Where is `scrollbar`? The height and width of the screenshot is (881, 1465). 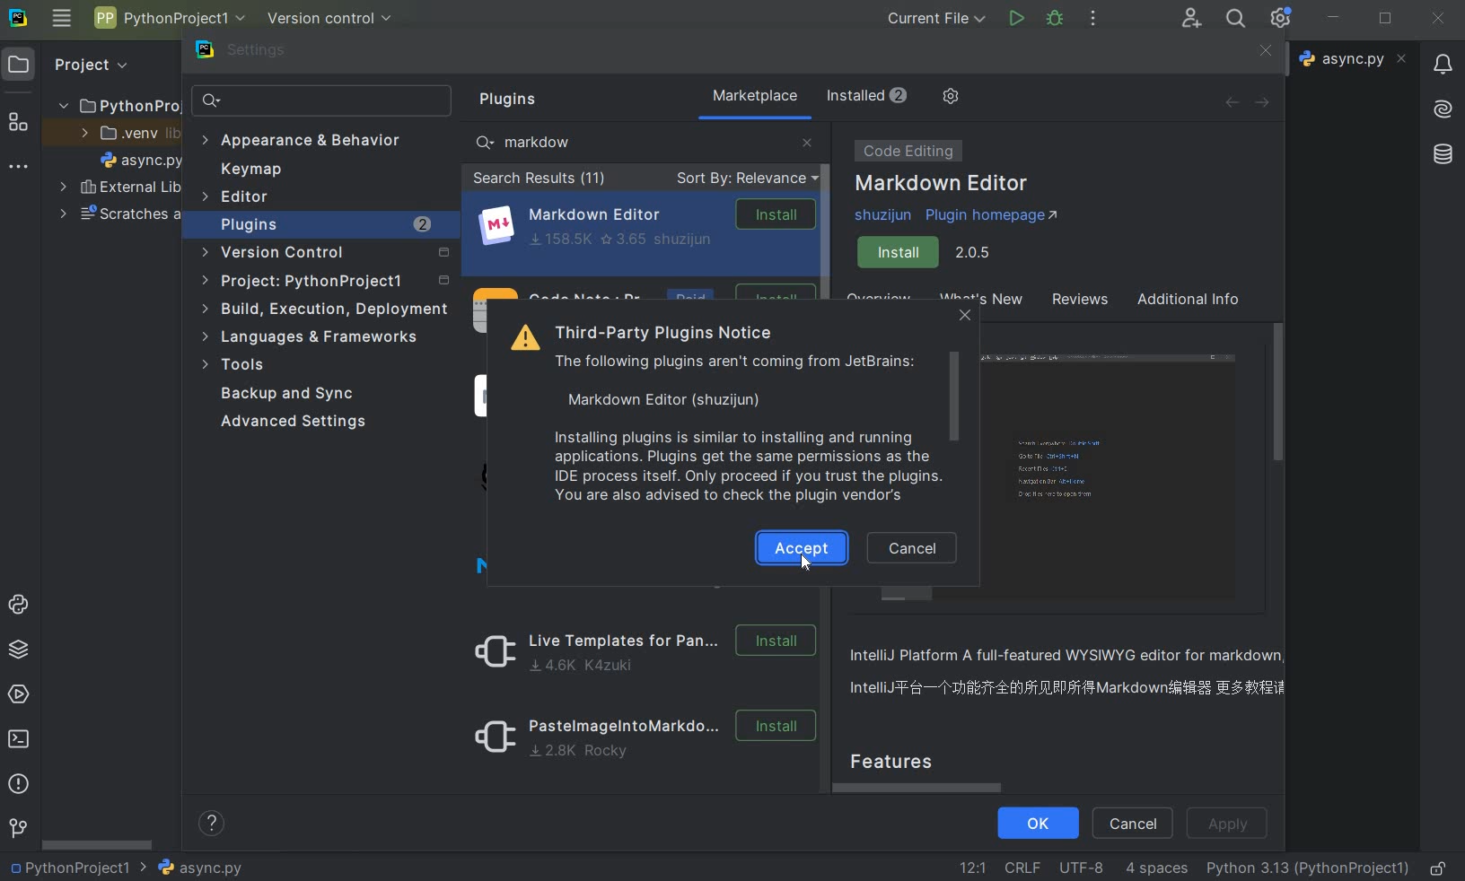
scrollbar is located at coordinates (829, 222).